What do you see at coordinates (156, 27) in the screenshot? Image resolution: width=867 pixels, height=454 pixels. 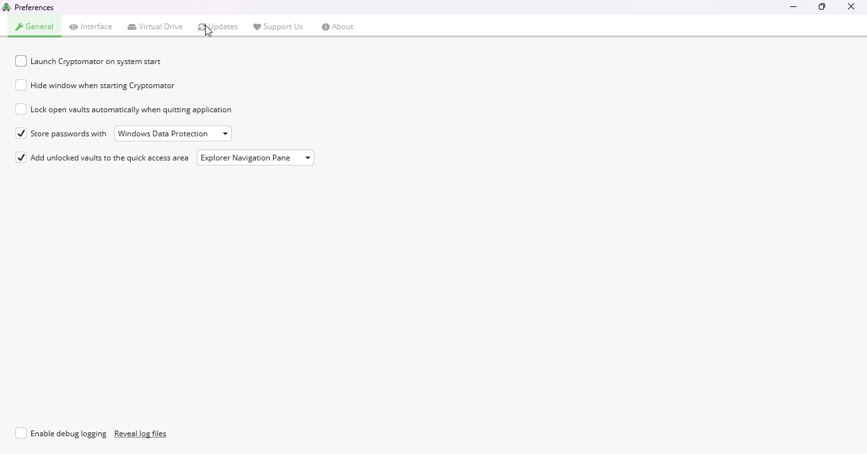 I see `virtual drive` at bounding box center [156, 27].